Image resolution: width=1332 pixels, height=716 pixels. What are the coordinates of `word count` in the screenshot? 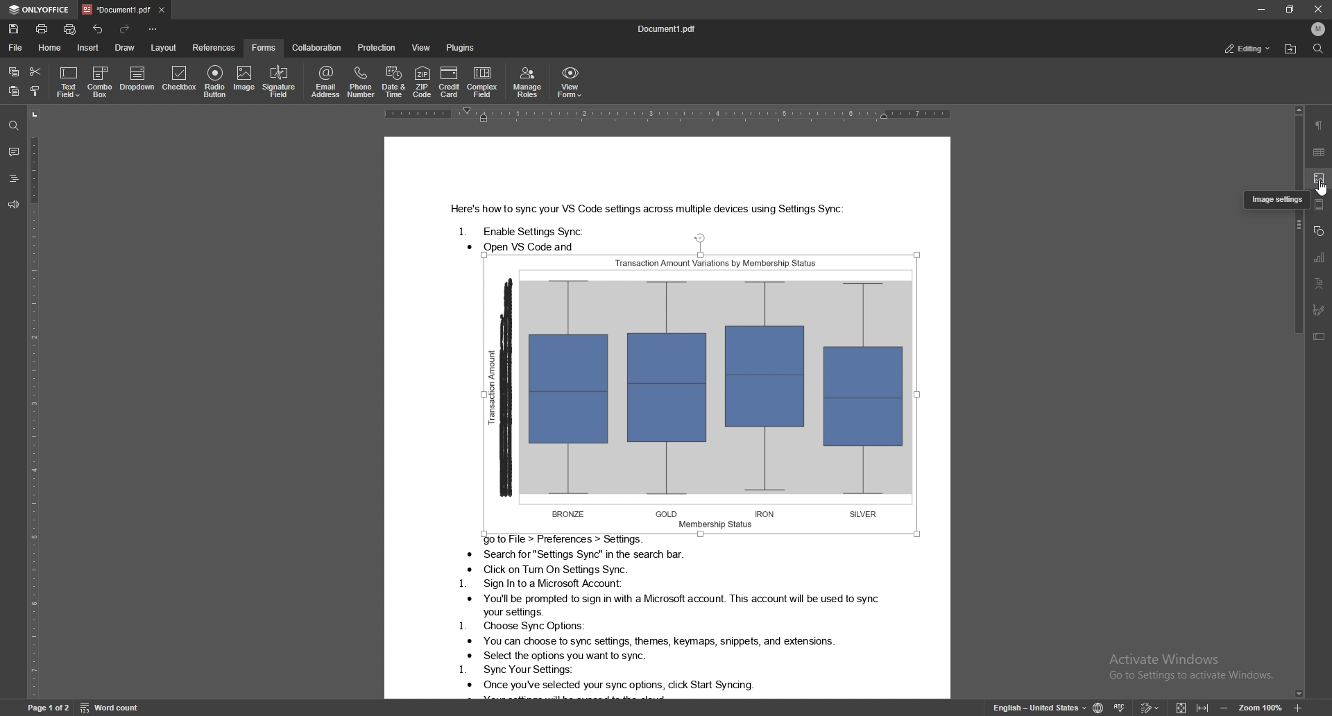 It's located at (110, 707).